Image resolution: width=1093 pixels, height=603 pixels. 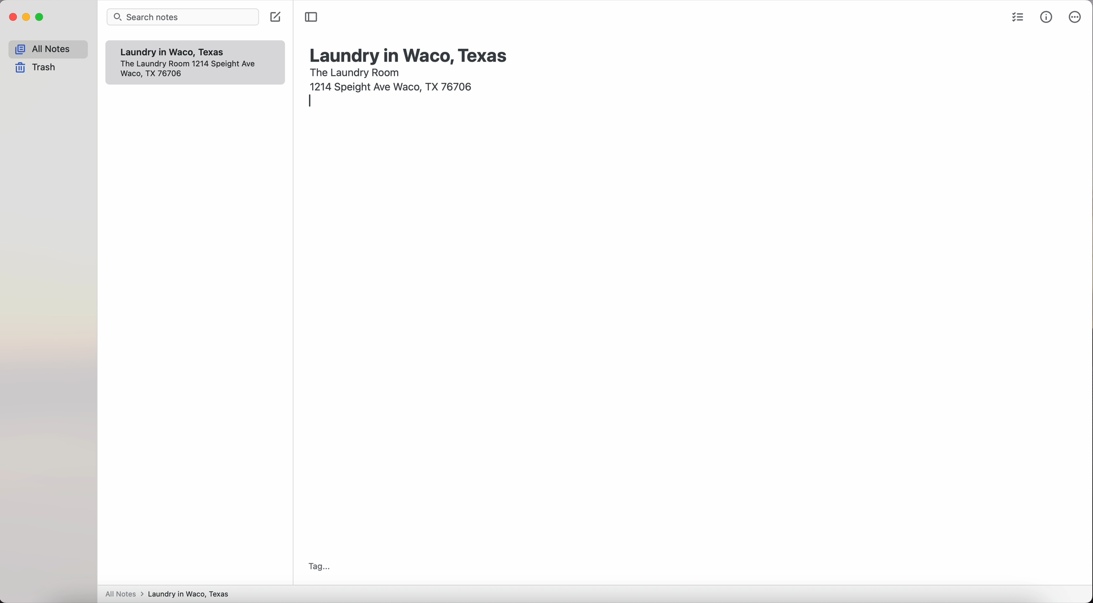 I want to click on minimize app, so click(x=27, y=17).